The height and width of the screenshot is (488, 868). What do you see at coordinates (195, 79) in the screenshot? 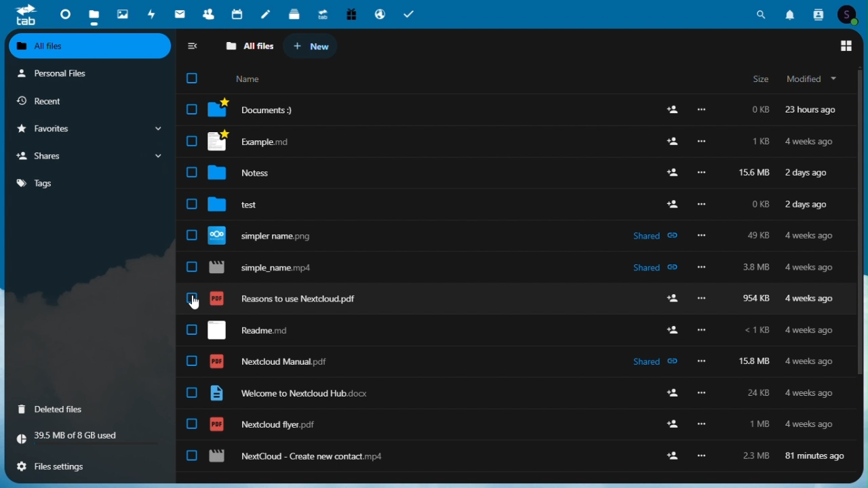
I see `checkbox` at bounding box center [195, 79].